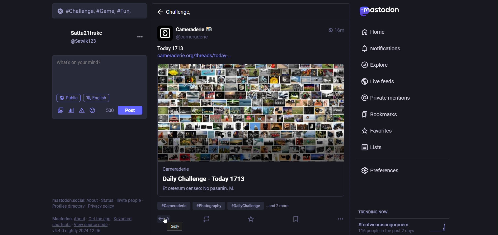 The height and width of the screenshot is (235, 498). Describe the element at coordinates (206, 219) in the screenshot. I see `boost` at that location.